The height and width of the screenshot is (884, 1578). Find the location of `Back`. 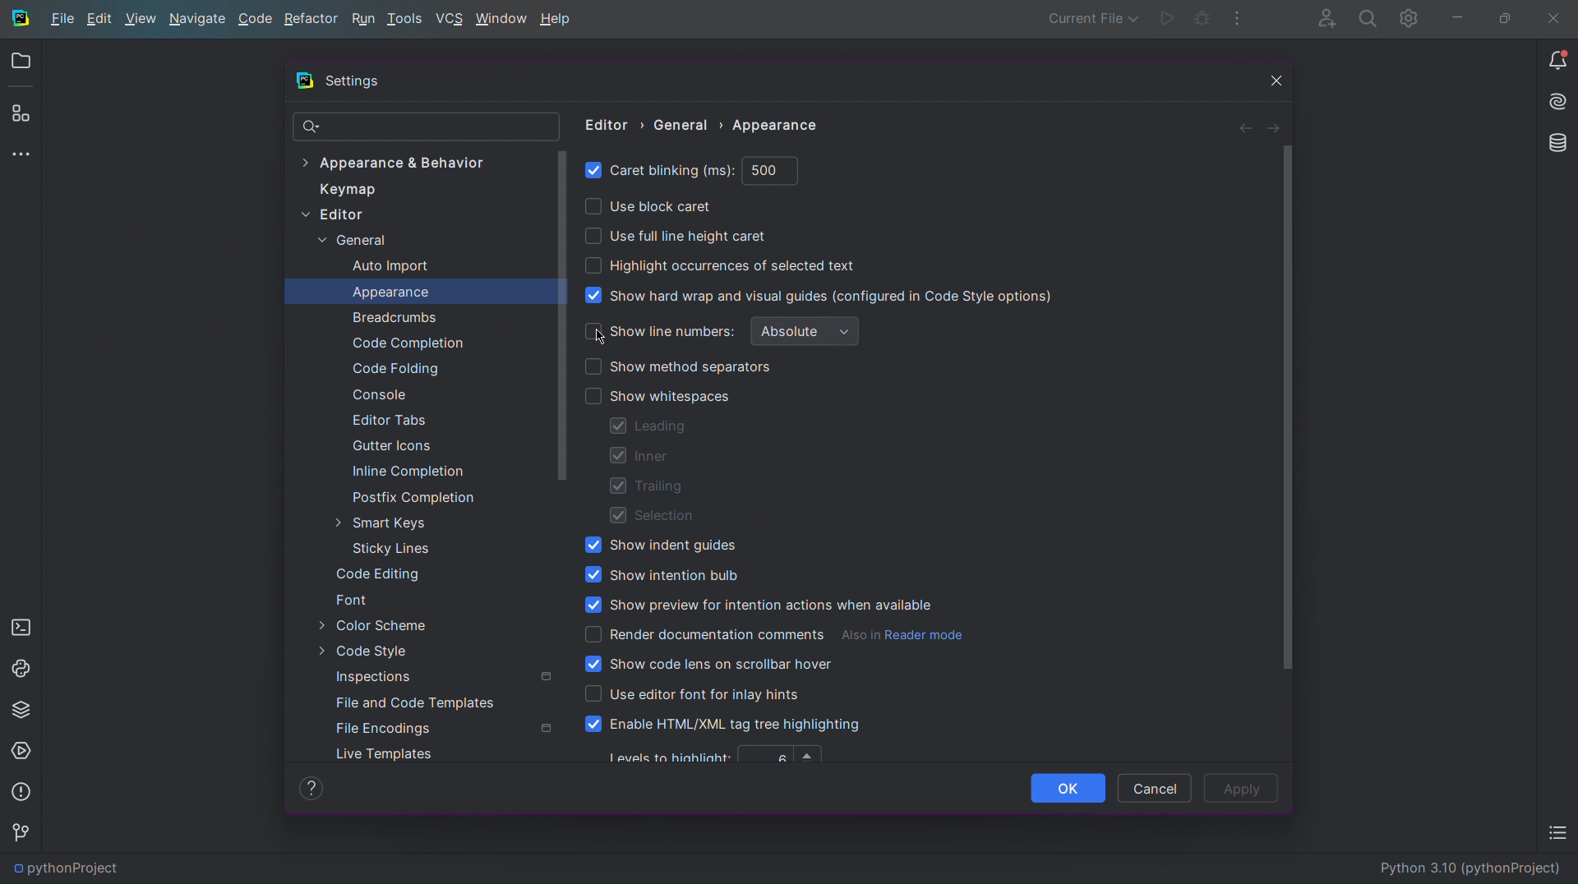

Back is located at coordinates (1241, 127).